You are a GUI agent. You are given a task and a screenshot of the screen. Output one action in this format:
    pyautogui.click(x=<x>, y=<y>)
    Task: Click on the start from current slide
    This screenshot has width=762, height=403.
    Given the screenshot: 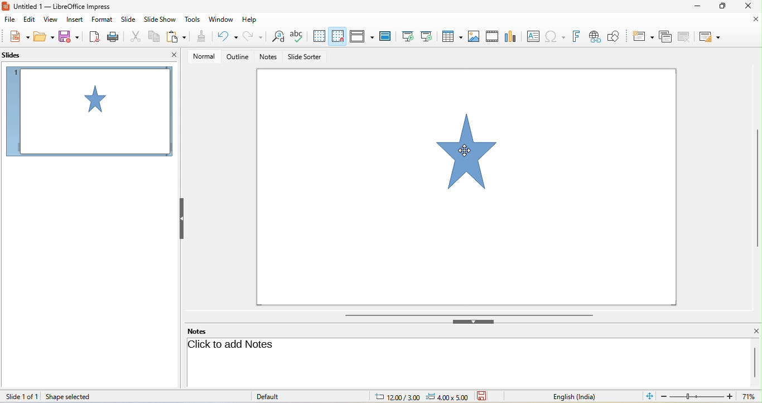 What is the action you would take?
    pyautogui.click(x=427, y=36)
    